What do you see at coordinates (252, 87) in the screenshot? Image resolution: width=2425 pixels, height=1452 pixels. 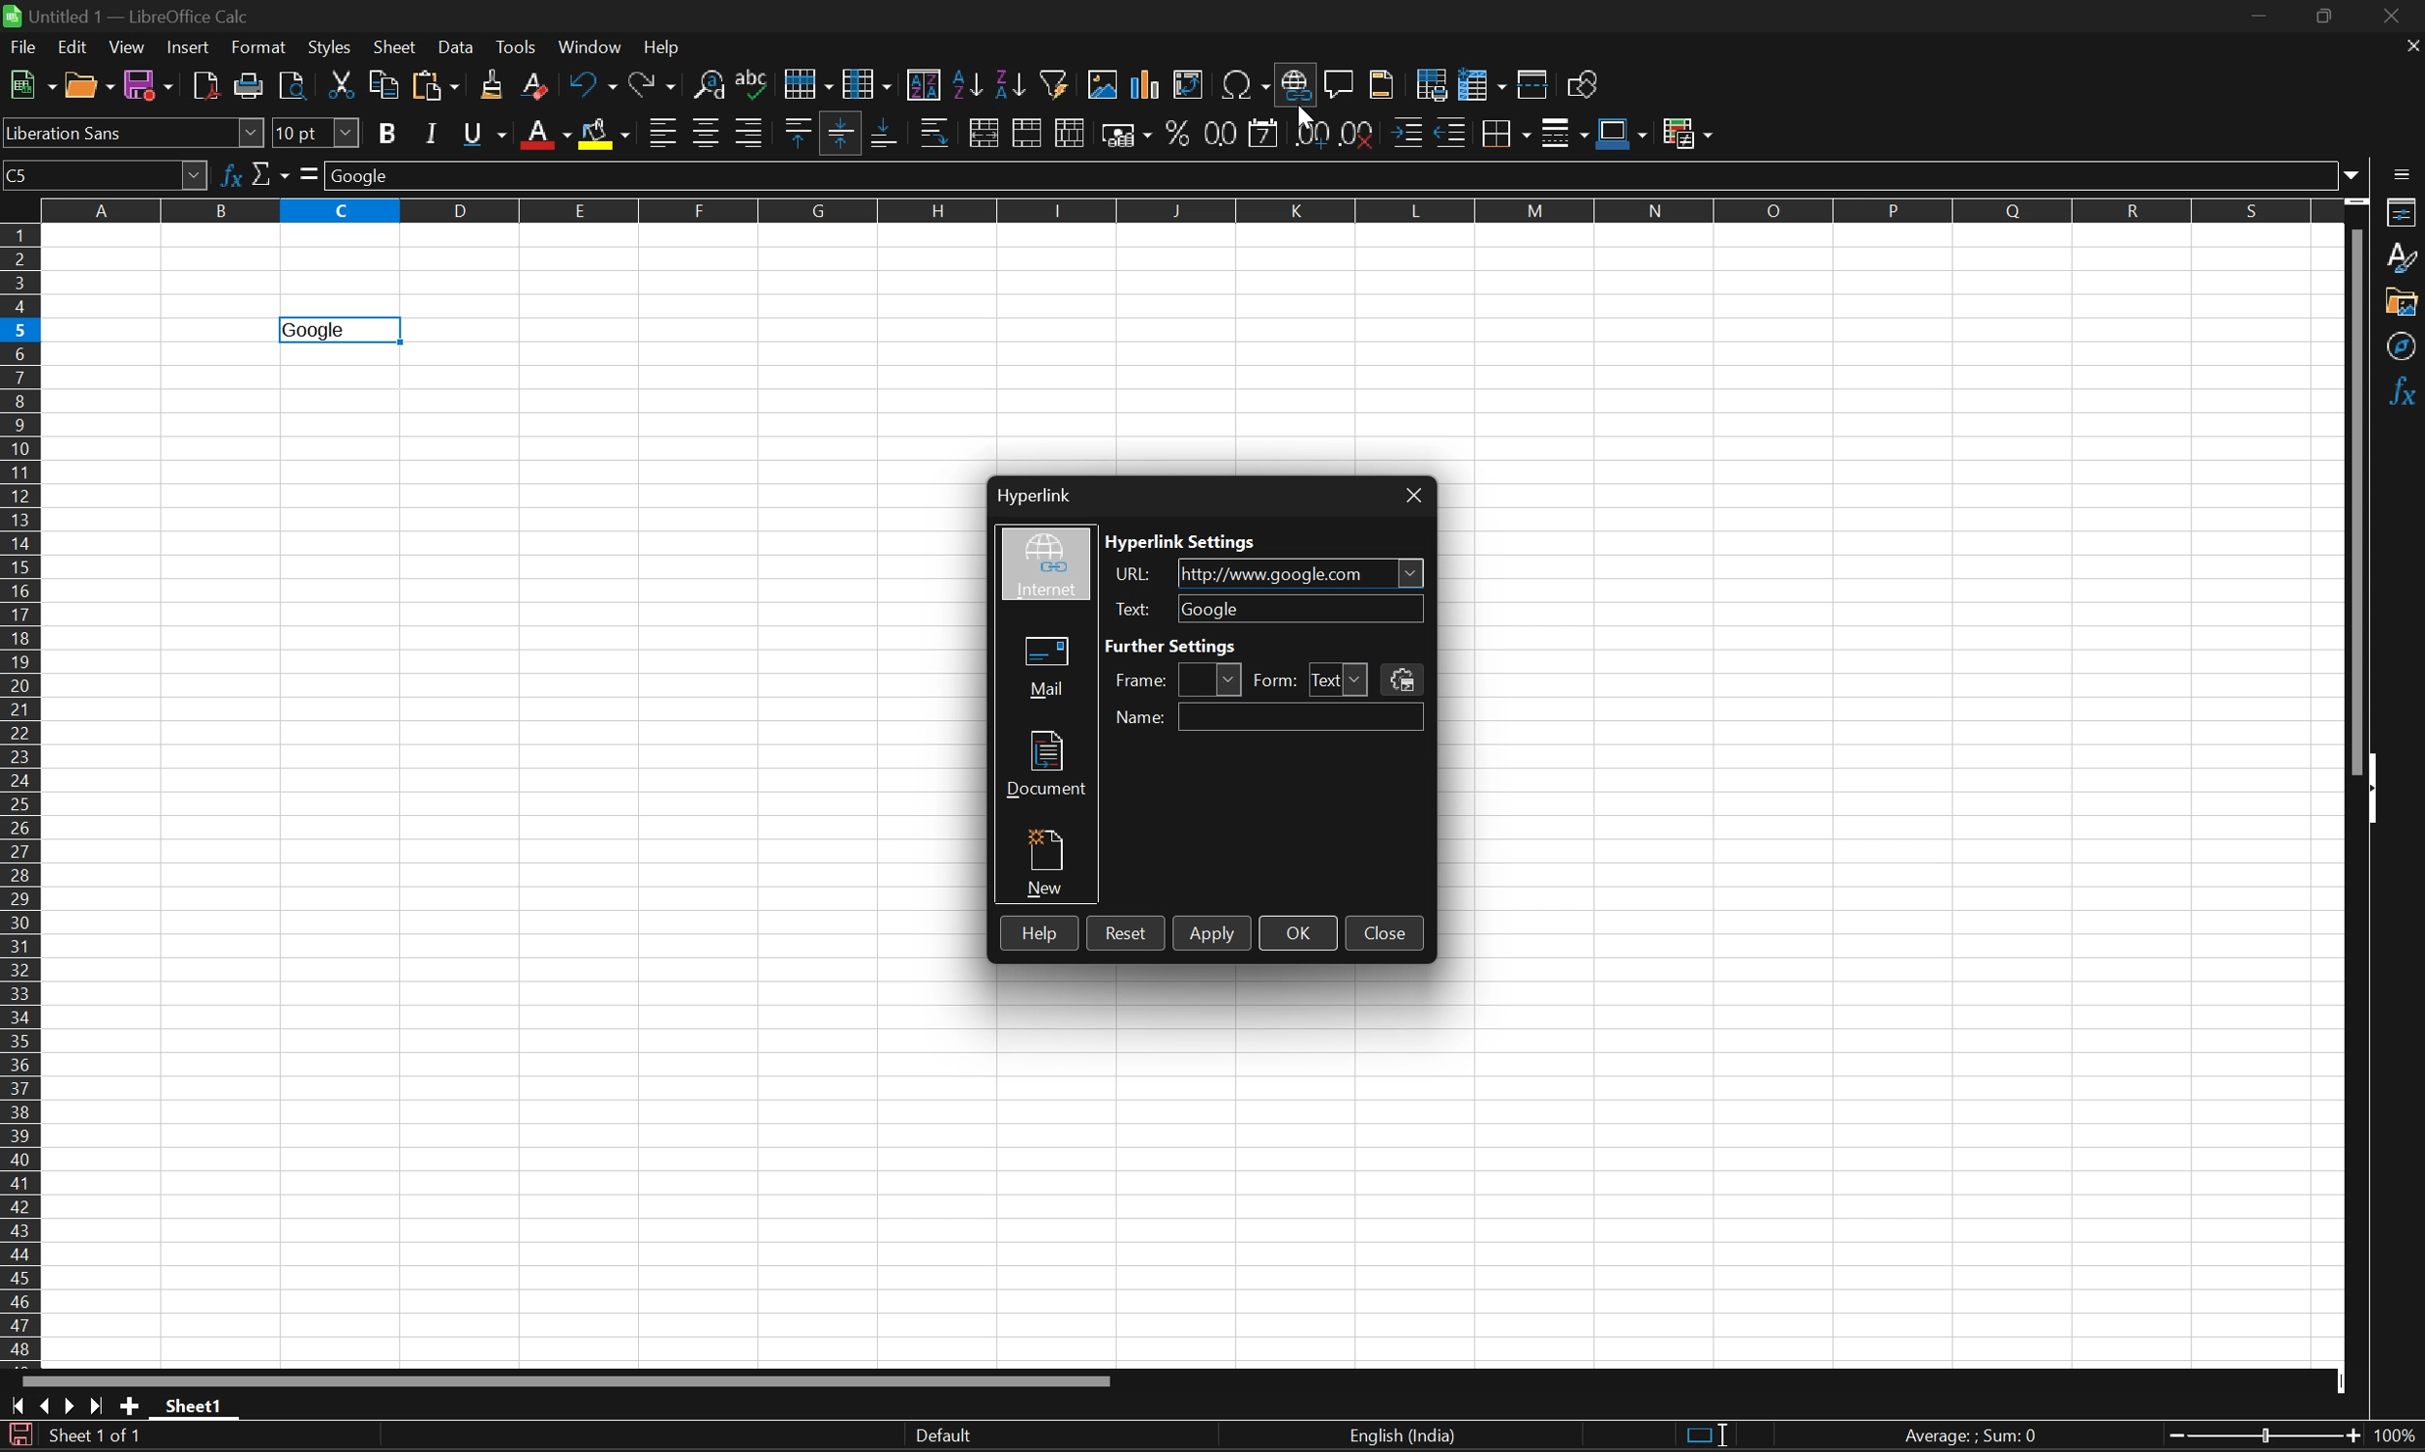 I see `Print` at bounding box center [252, 87].